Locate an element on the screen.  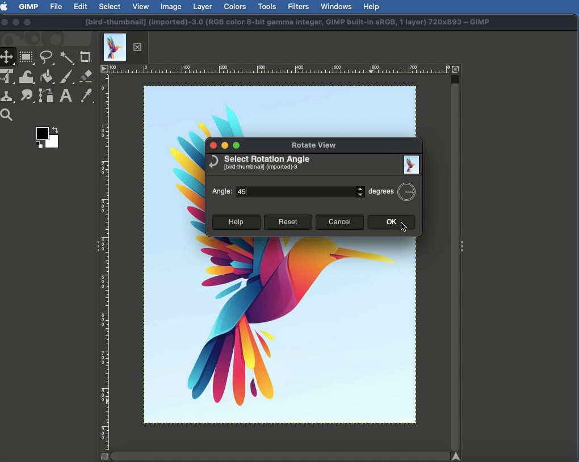
Fill color is located at coordinates (46, 78).